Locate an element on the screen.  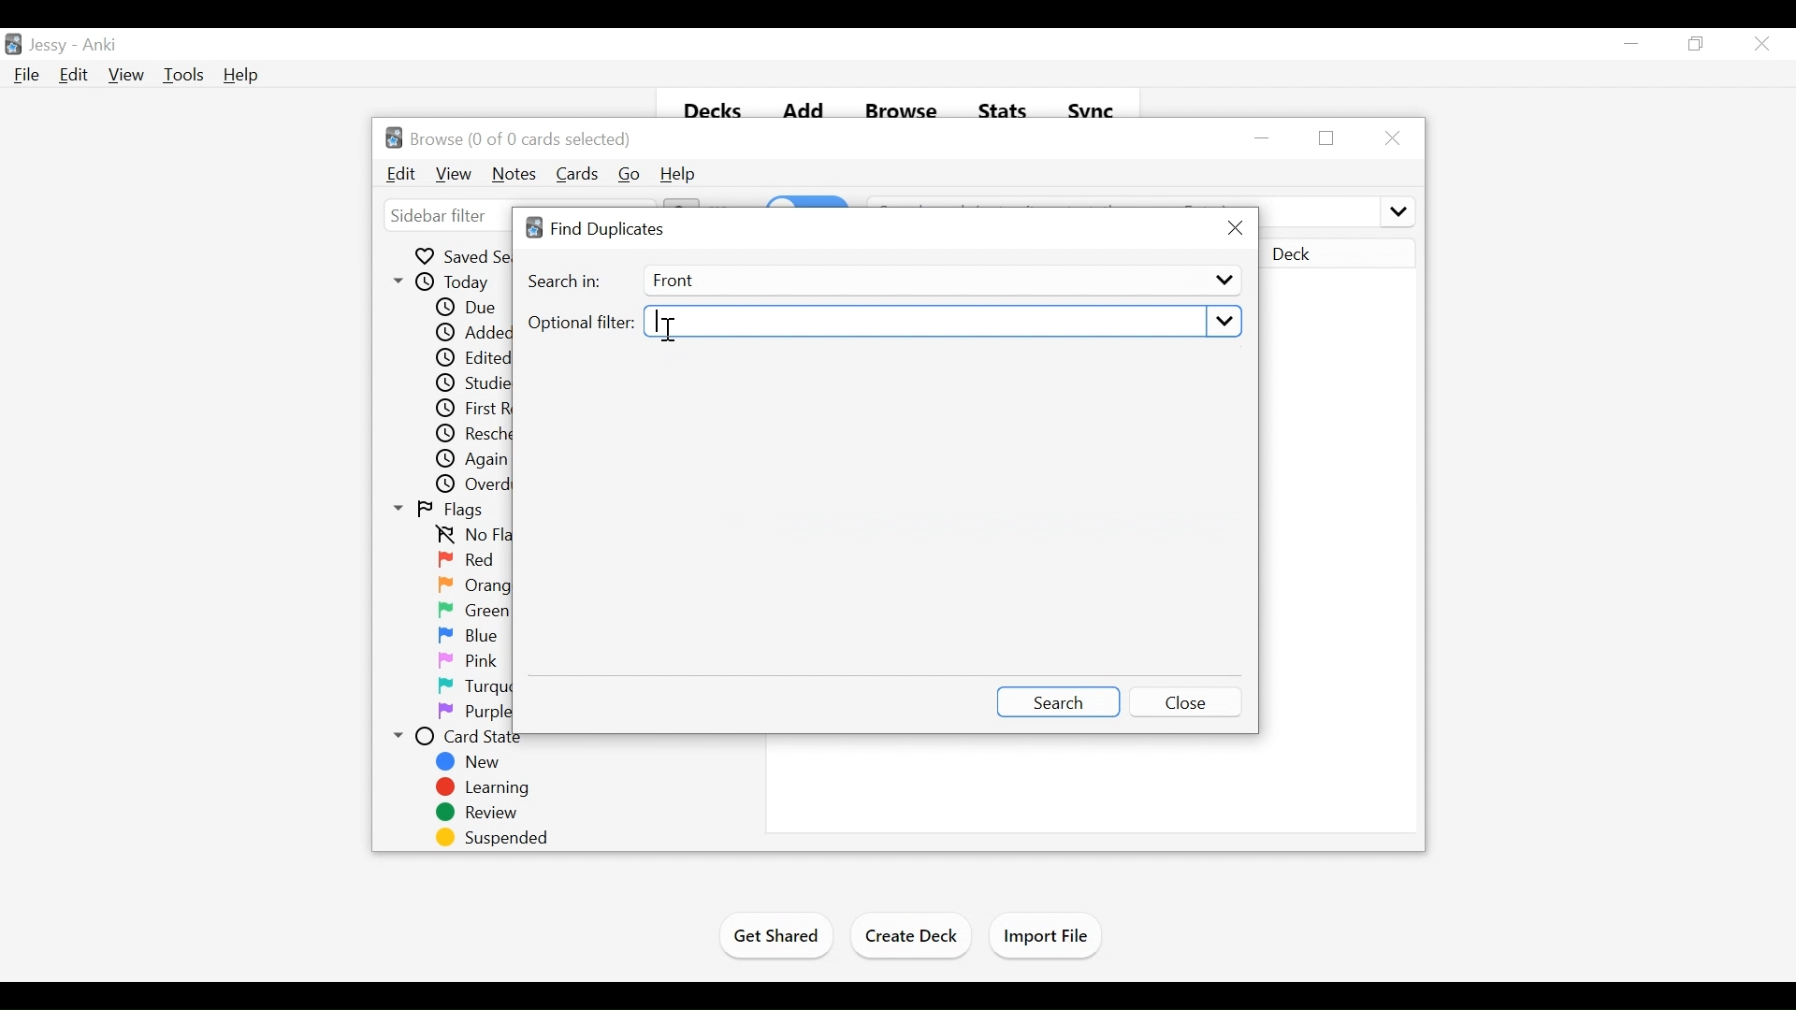
Close is located at coordinates (1390, 137).